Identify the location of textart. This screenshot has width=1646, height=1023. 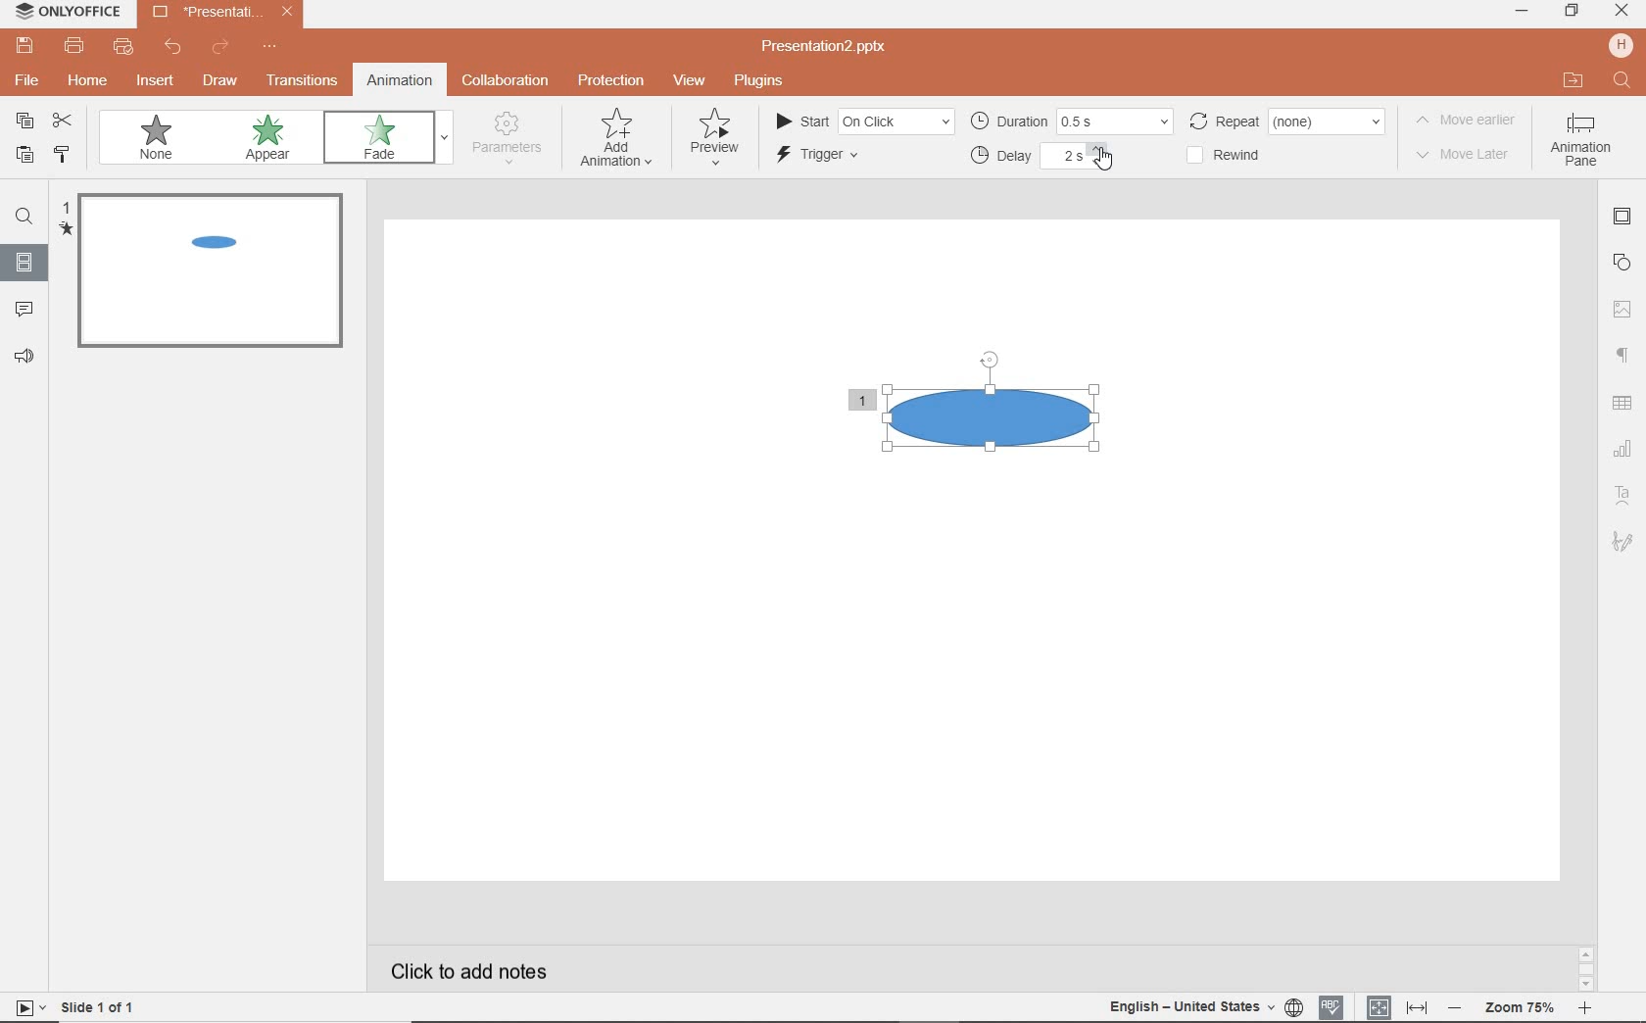
(1624, 497).